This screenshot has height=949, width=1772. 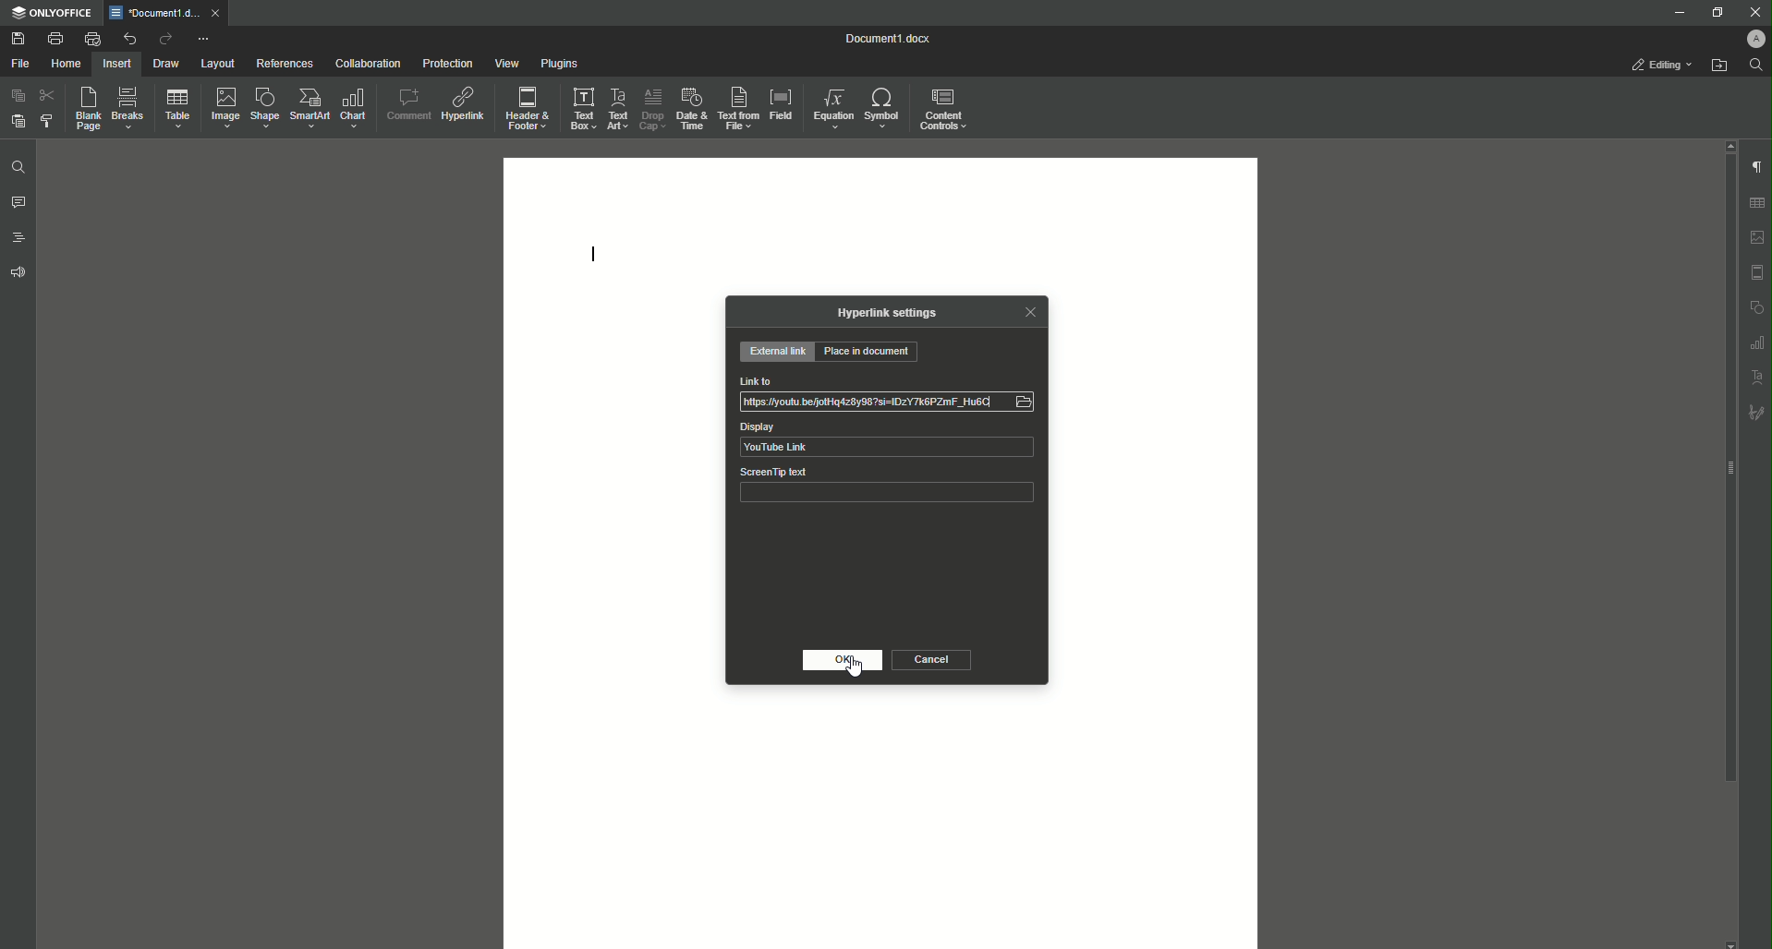 I want to click on ScreenTip text, so click(x=888, y=496).